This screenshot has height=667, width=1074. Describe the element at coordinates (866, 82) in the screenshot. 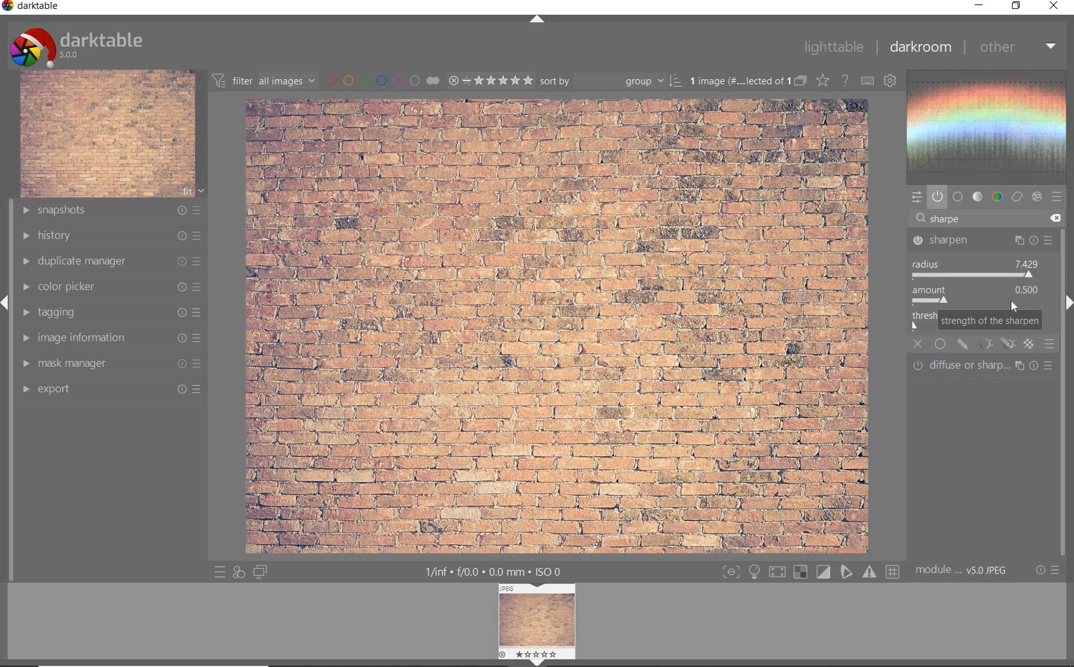

I see `define keyboard shortcut` at that location.